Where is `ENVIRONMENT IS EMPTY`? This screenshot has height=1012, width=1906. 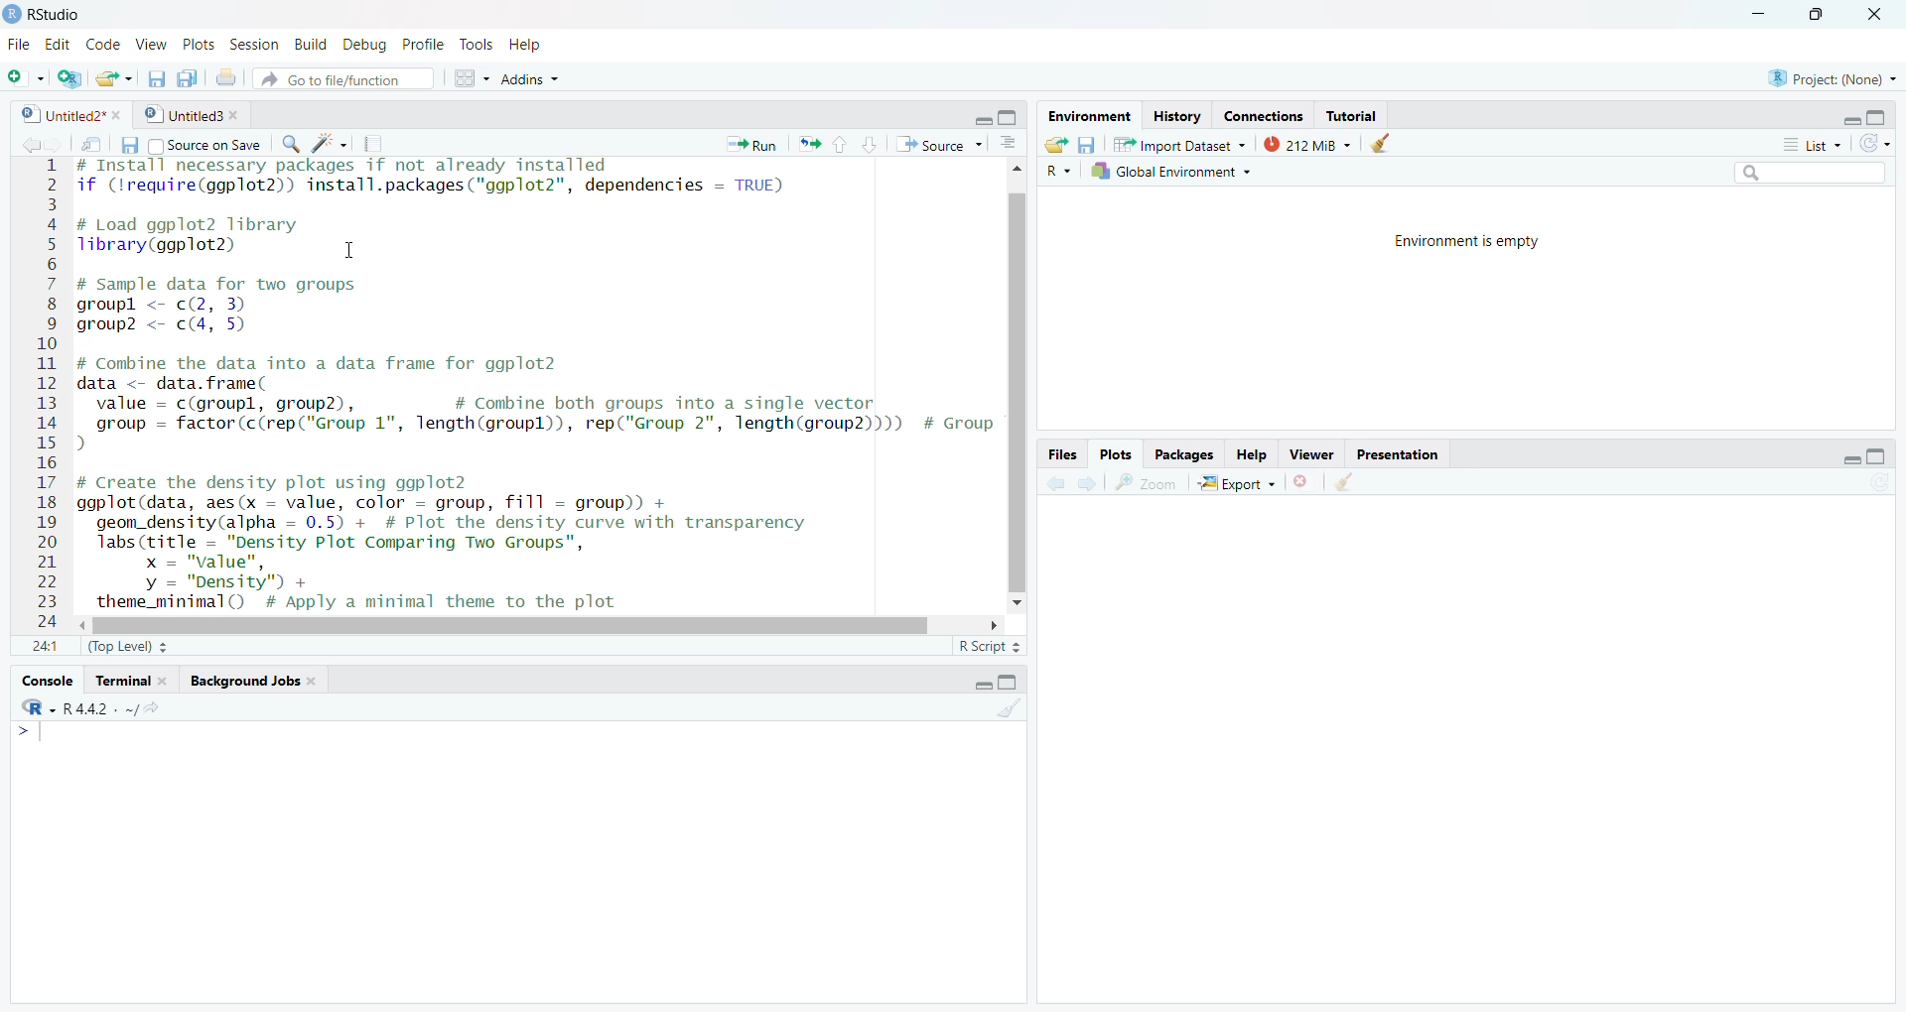 ENVIRONMENT IS EMPTY is located at coordinates (1498, 250).